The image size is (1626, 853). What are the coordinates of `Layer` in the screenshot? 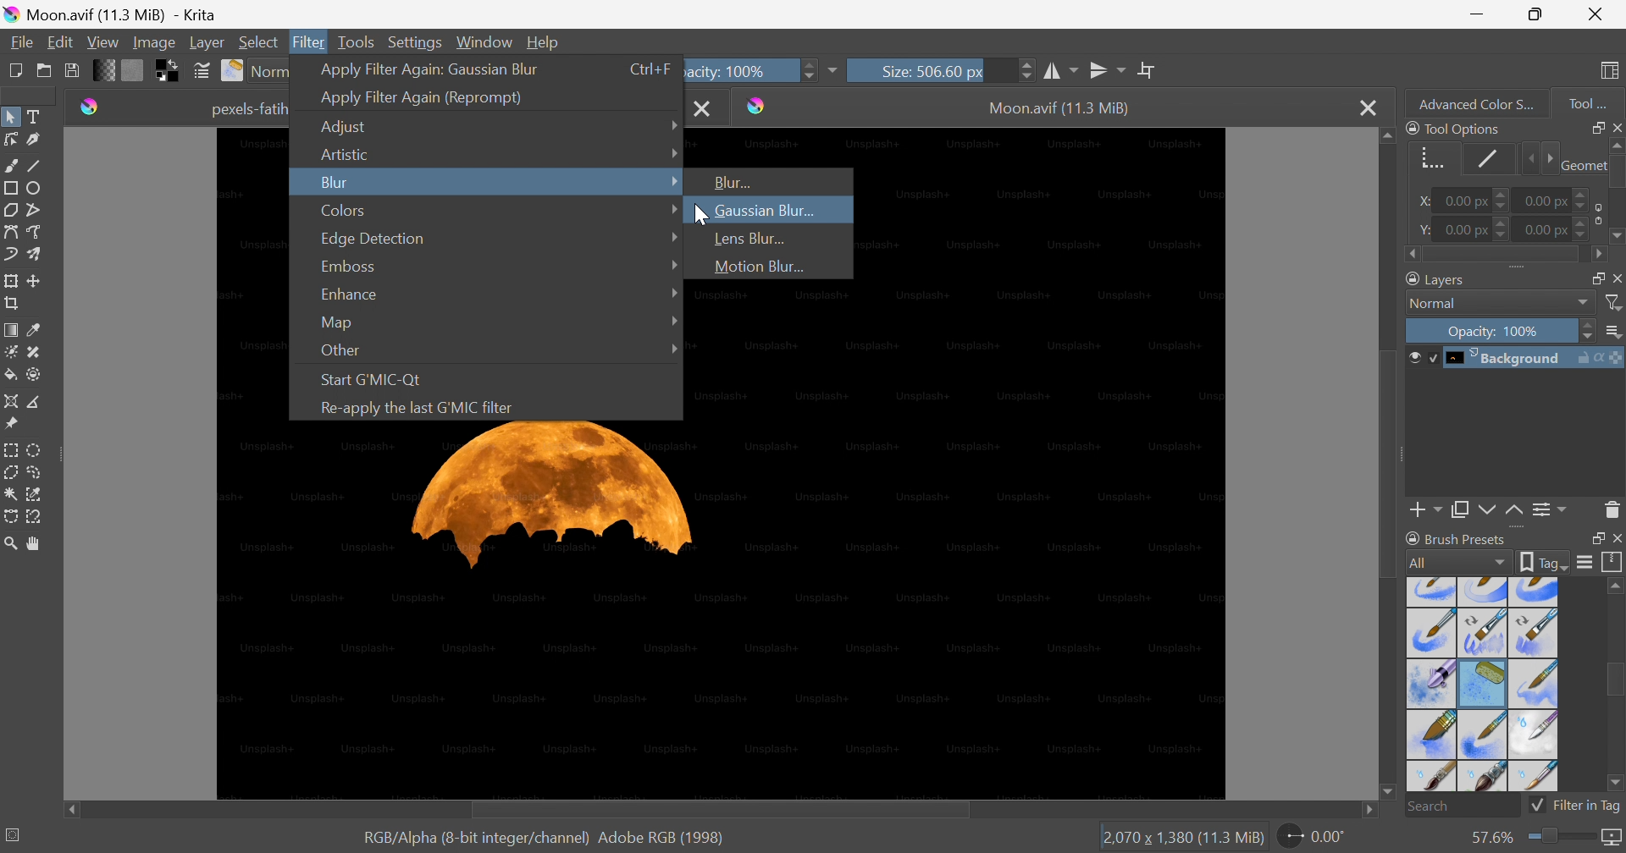 It's located at (207, 44).